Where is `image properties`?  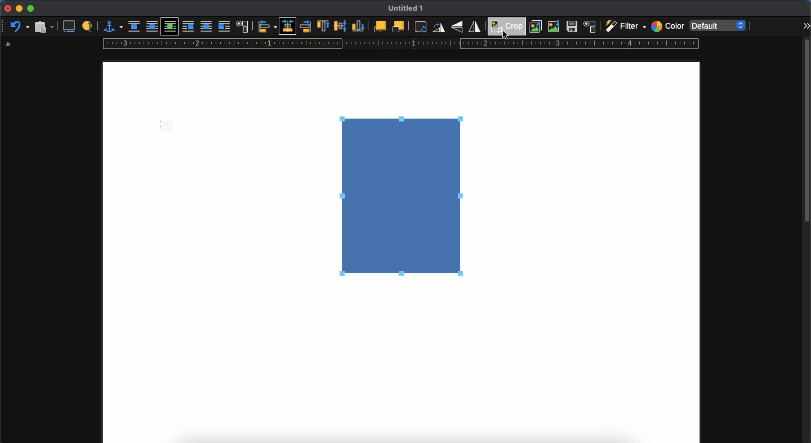 image properties is located at coordinates (590, 26).